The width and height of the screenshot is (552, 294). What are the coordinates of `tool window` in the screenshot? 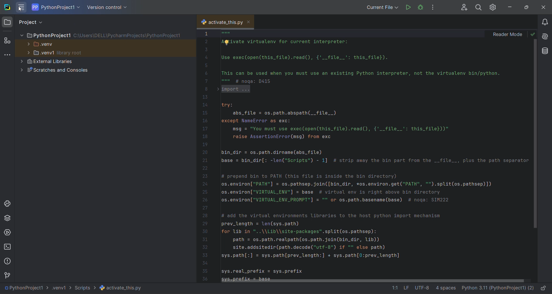 It's located at (7, 55).